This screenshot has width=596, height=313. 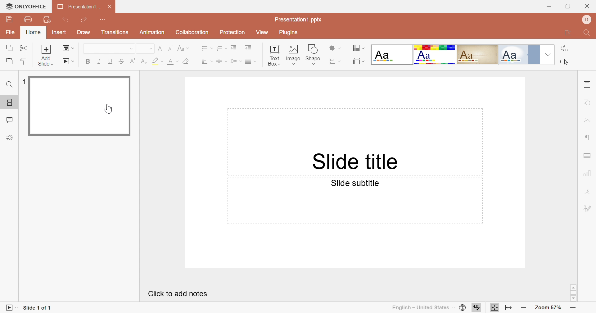 What do you see at coordinates (520, 56) in the screenshot?
I see `Official` at bounding box center [520, 56].